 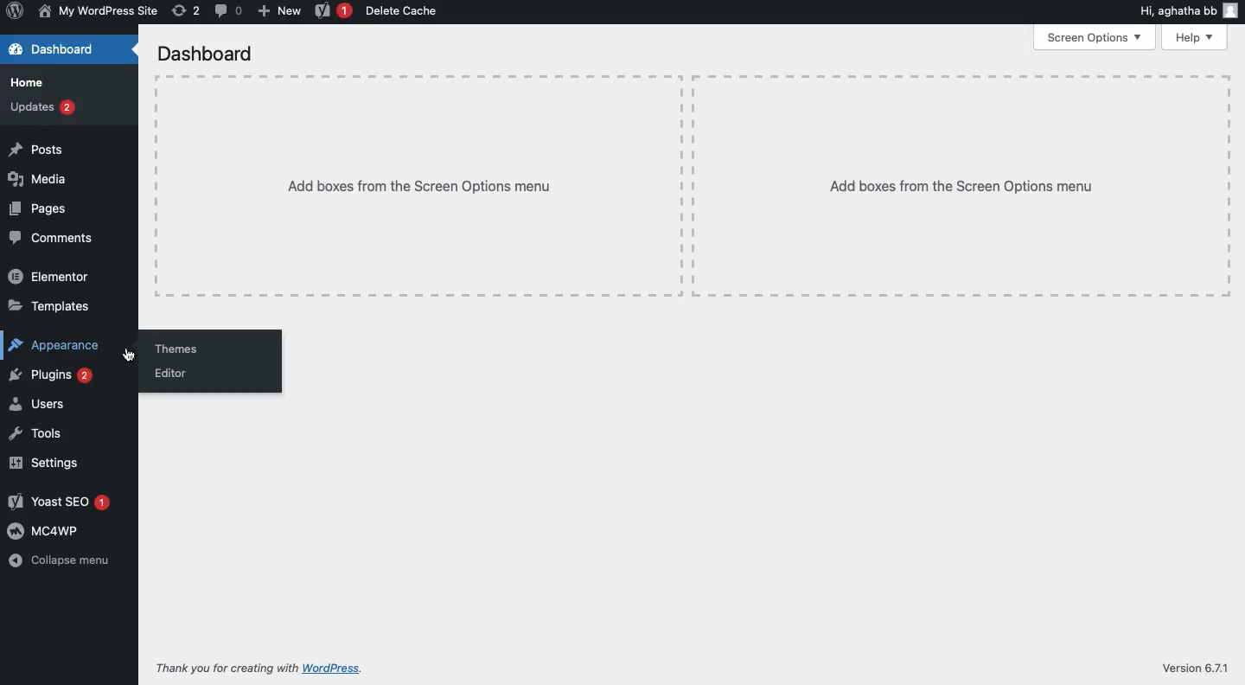 I want to click on Settings, so click(x=44, y=464).